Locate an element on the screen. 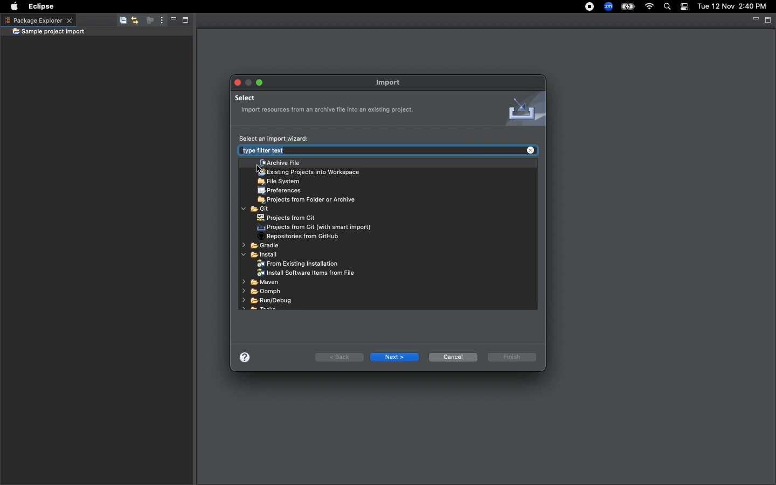 The height and width of the screenshot is (485, 776). Projects from Git is located at coordinates (286, 218).